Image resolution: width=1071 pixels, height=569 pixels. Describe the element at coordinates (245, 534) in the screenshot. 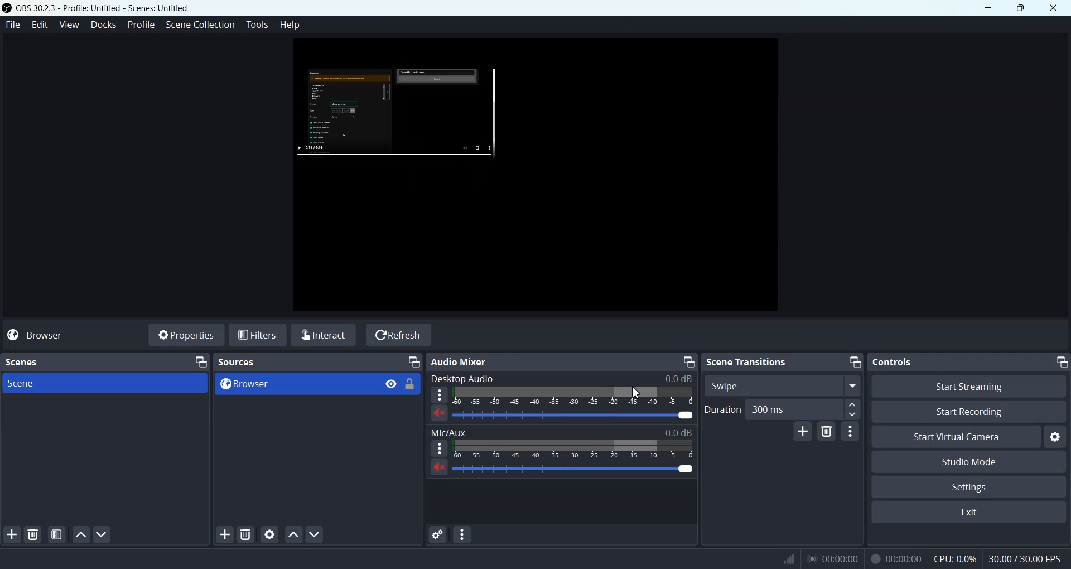

I see `Remove selected Source` at that location.